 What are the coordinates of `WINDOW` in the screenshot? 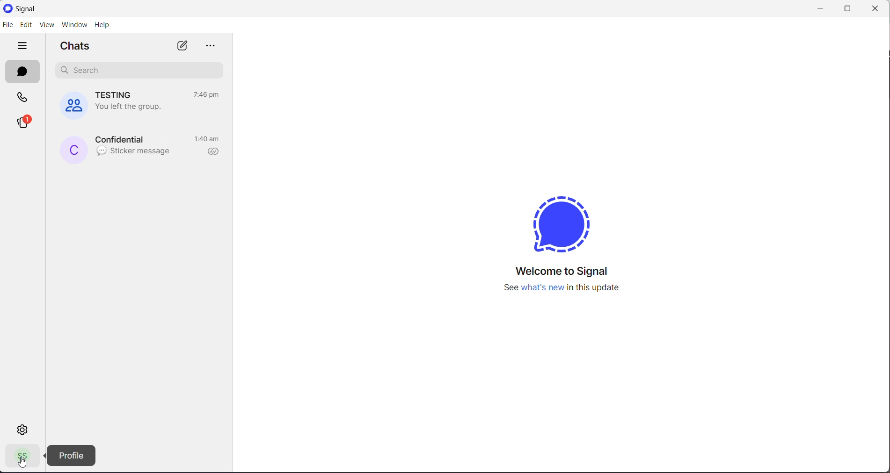 It's located at (74, 25).